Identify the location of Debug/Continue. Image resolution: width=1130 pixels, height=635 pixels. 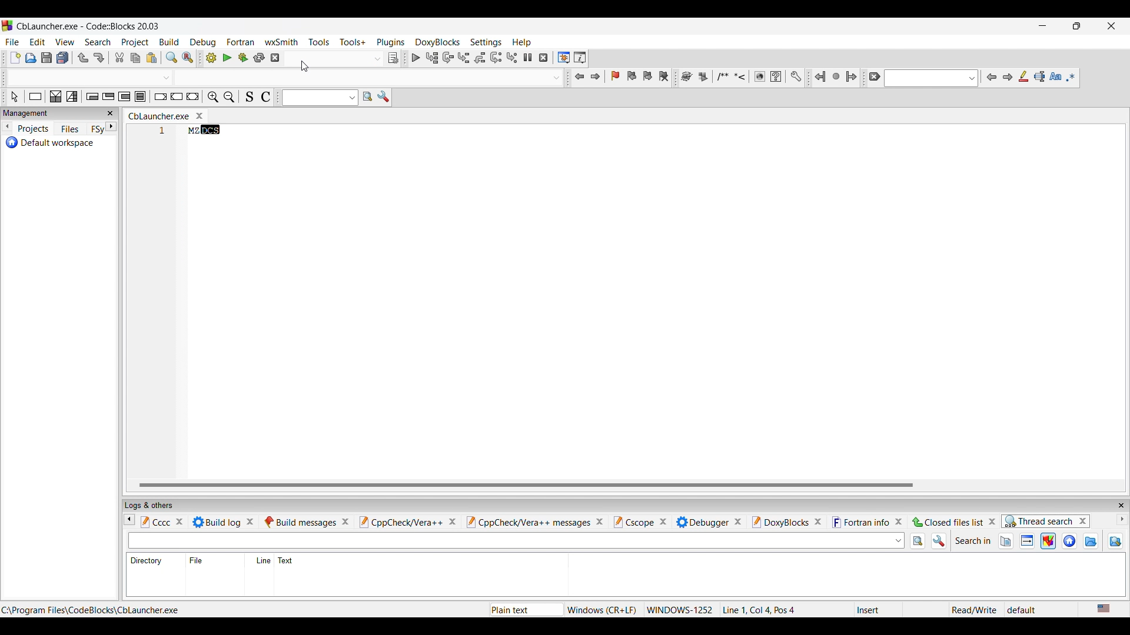
(416, 58).